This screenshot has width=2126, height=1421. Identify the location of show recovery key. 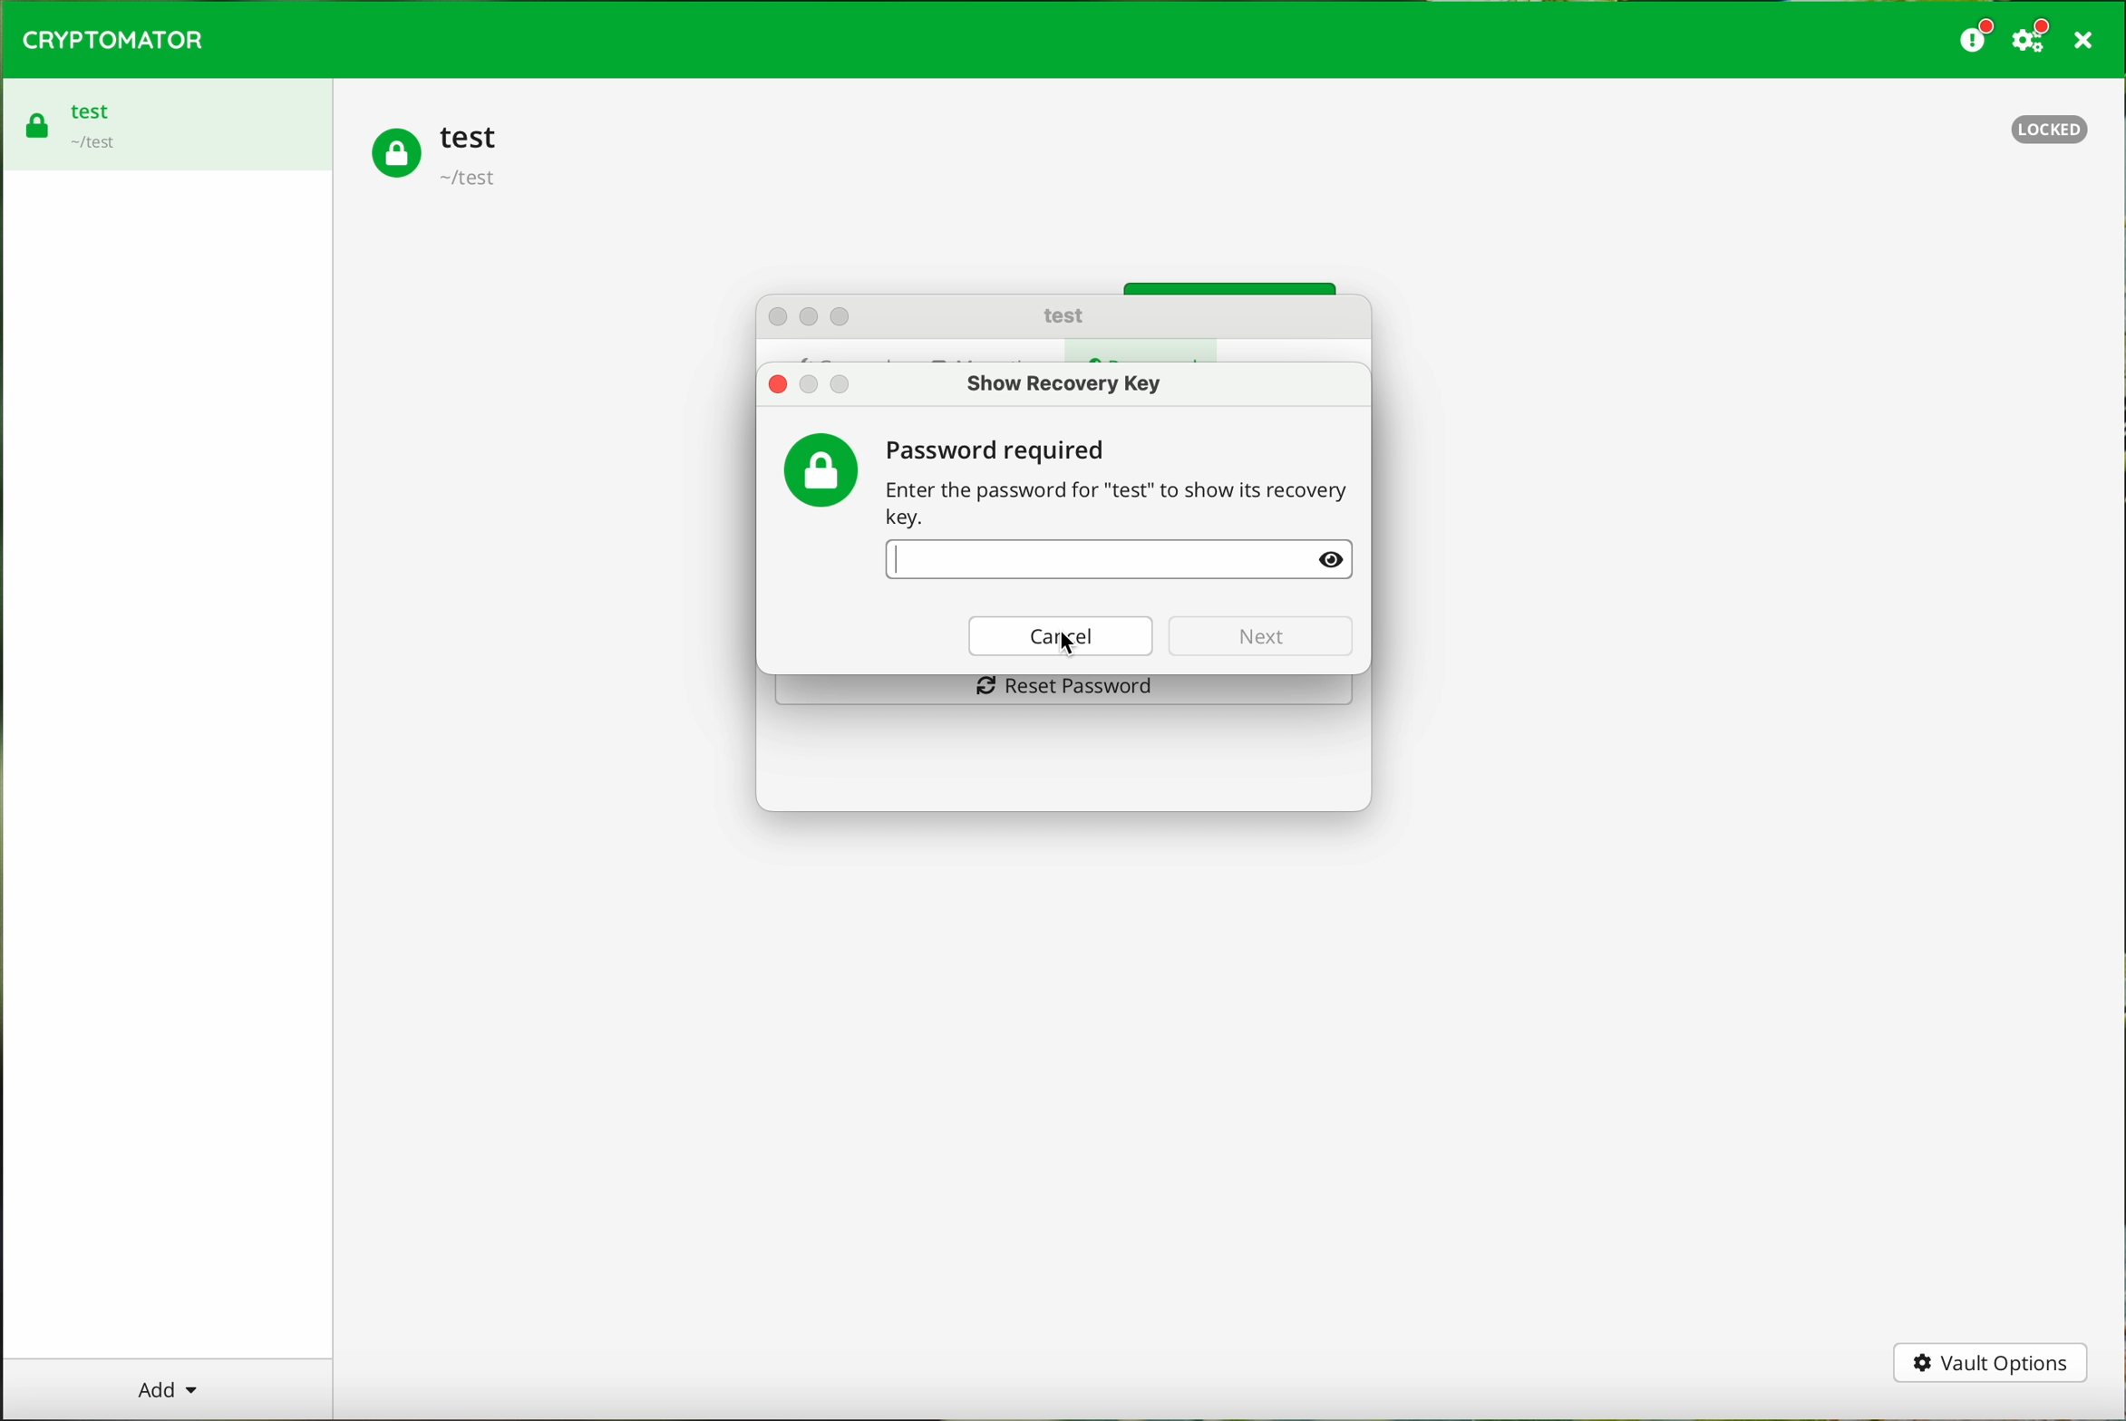
(1062, 383).